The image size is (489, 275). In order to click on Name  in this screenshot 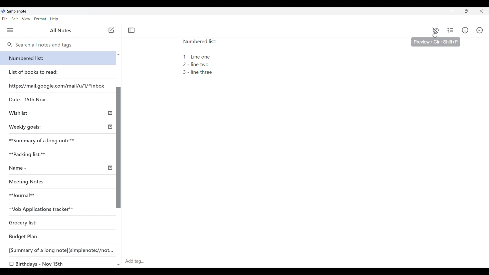, I will do `click(28, 170)`.